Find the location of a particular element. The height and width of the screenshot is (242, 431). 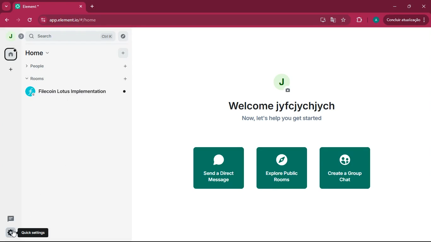

update is located at coordinates (407, 20).